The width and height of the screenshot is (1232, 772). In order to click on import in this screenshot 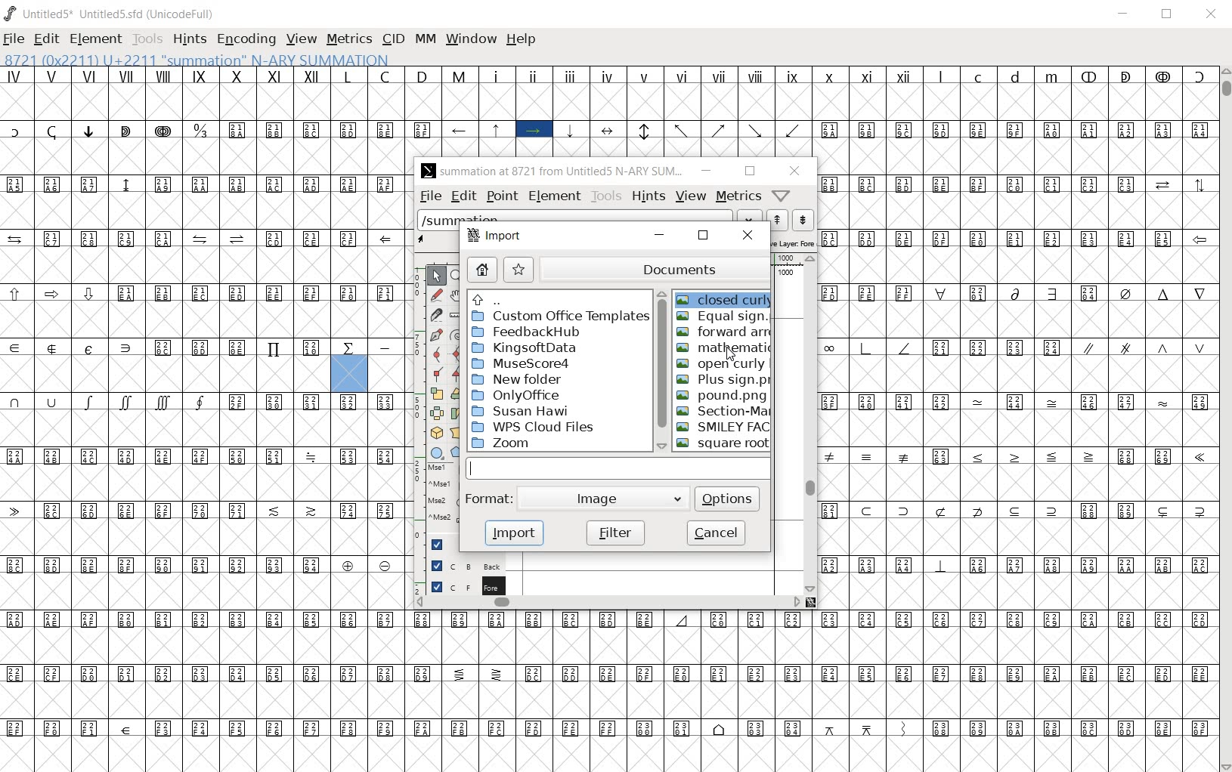, I will do `click(514, 534)`.